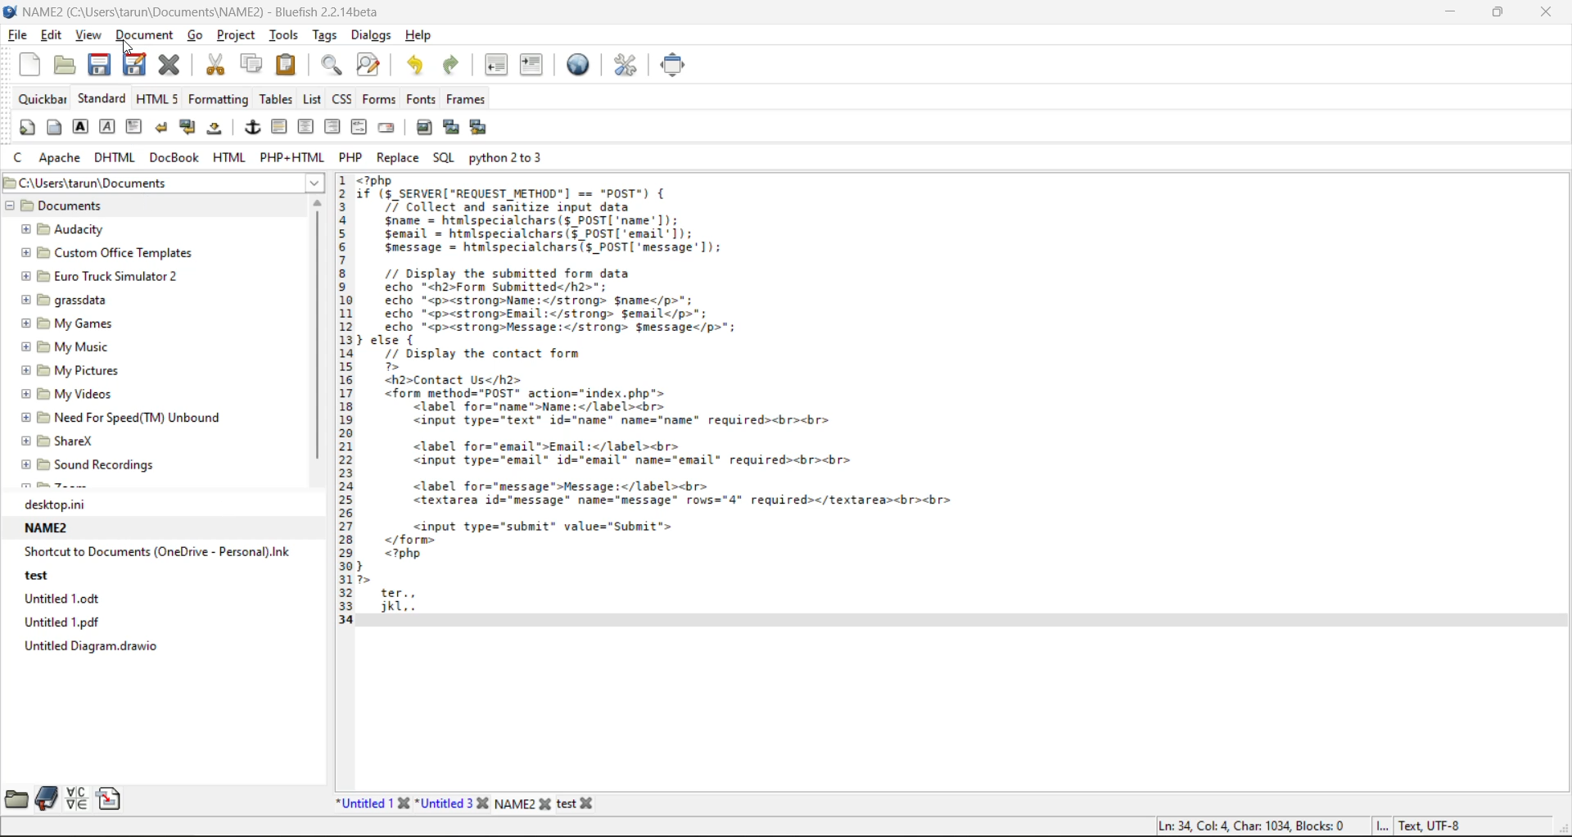  What do you see at coordinates (160, 101) in the screenshot?
I see `html 5` at bounding box center [160, 101].